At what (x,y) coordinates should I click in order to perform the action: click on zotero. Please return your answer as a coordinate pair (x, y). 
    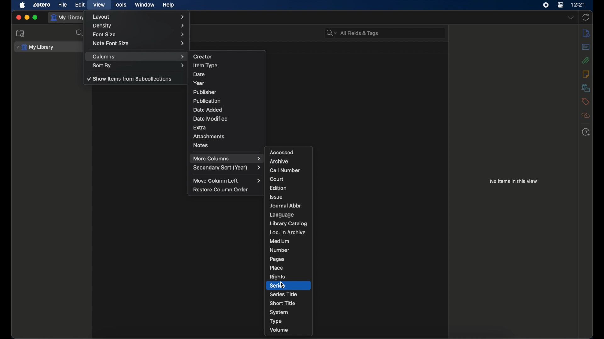
    Looking at the image, I should click on (42, 5).